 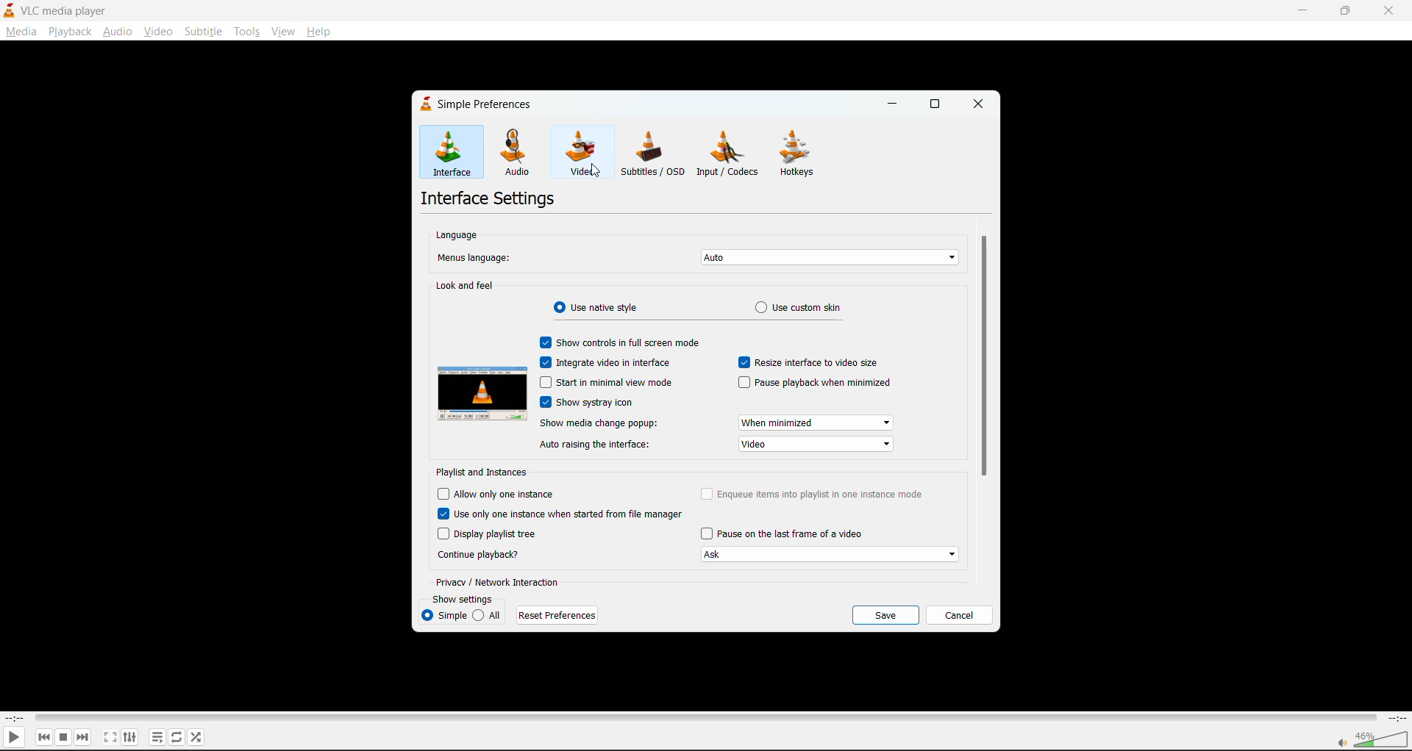 What do you see at coordinates (466, 287) in the screenshot?
I see `look and feel` at bounding box center [466, 287].